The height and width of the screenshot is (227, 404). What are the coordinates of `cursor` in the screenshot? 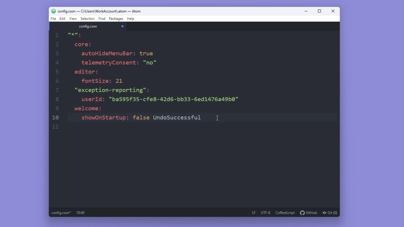 It's located at (219, 118).